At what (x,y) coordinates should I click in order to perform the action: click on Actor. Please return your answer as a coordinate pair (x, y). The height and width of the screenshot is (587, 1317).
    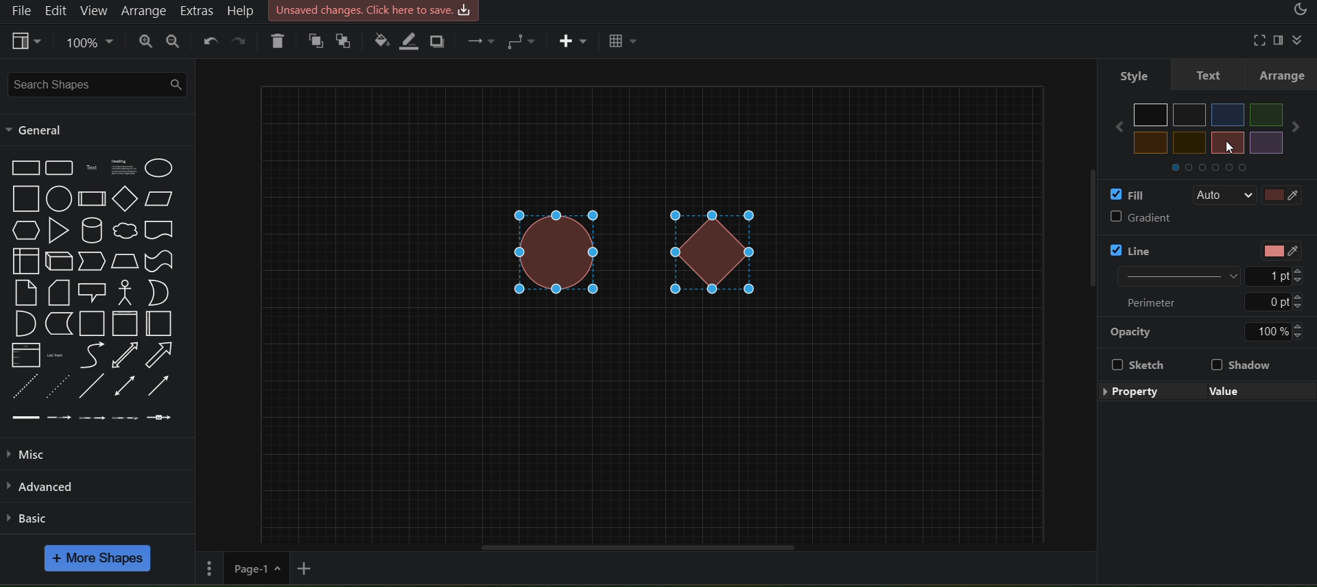
    Looking at the image, I should click on (126, 291).